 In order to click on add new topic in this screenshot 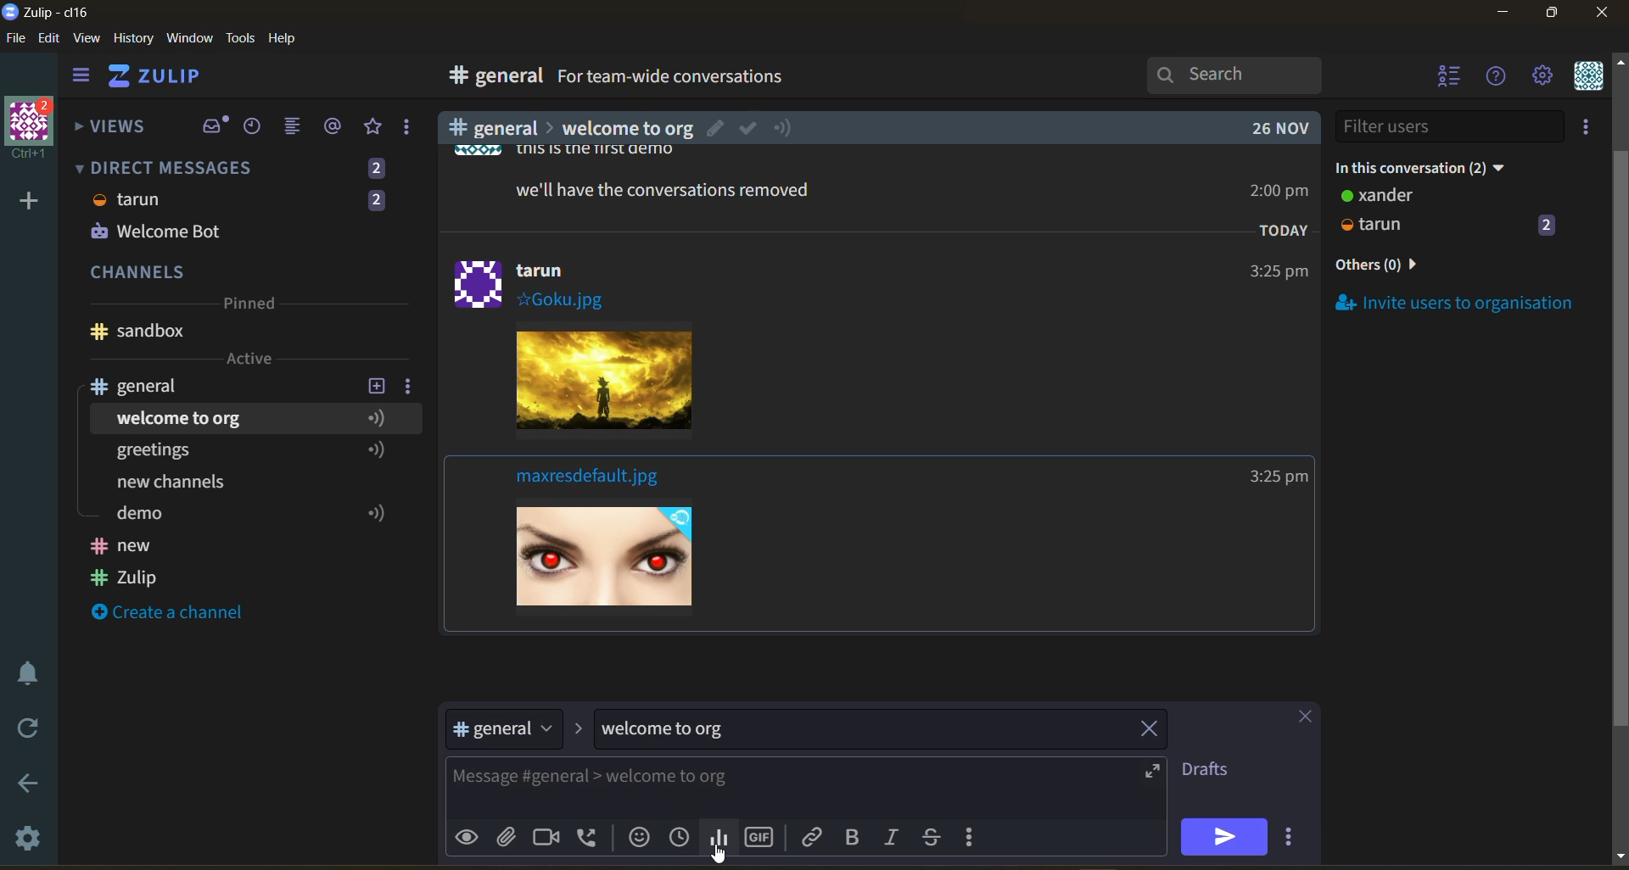, I will do `click(375, 383)`.